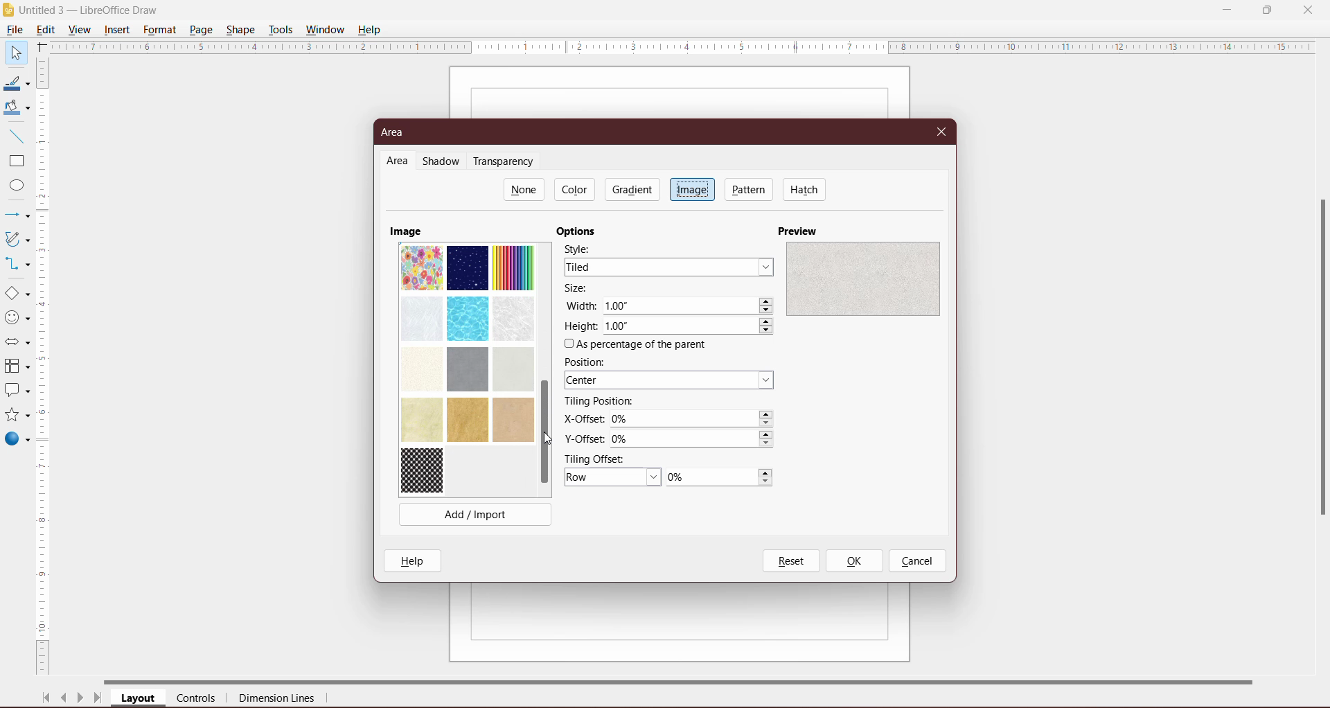  Describe the element at coordinates (14, 30) in the screenshot. I see `File` at that location.